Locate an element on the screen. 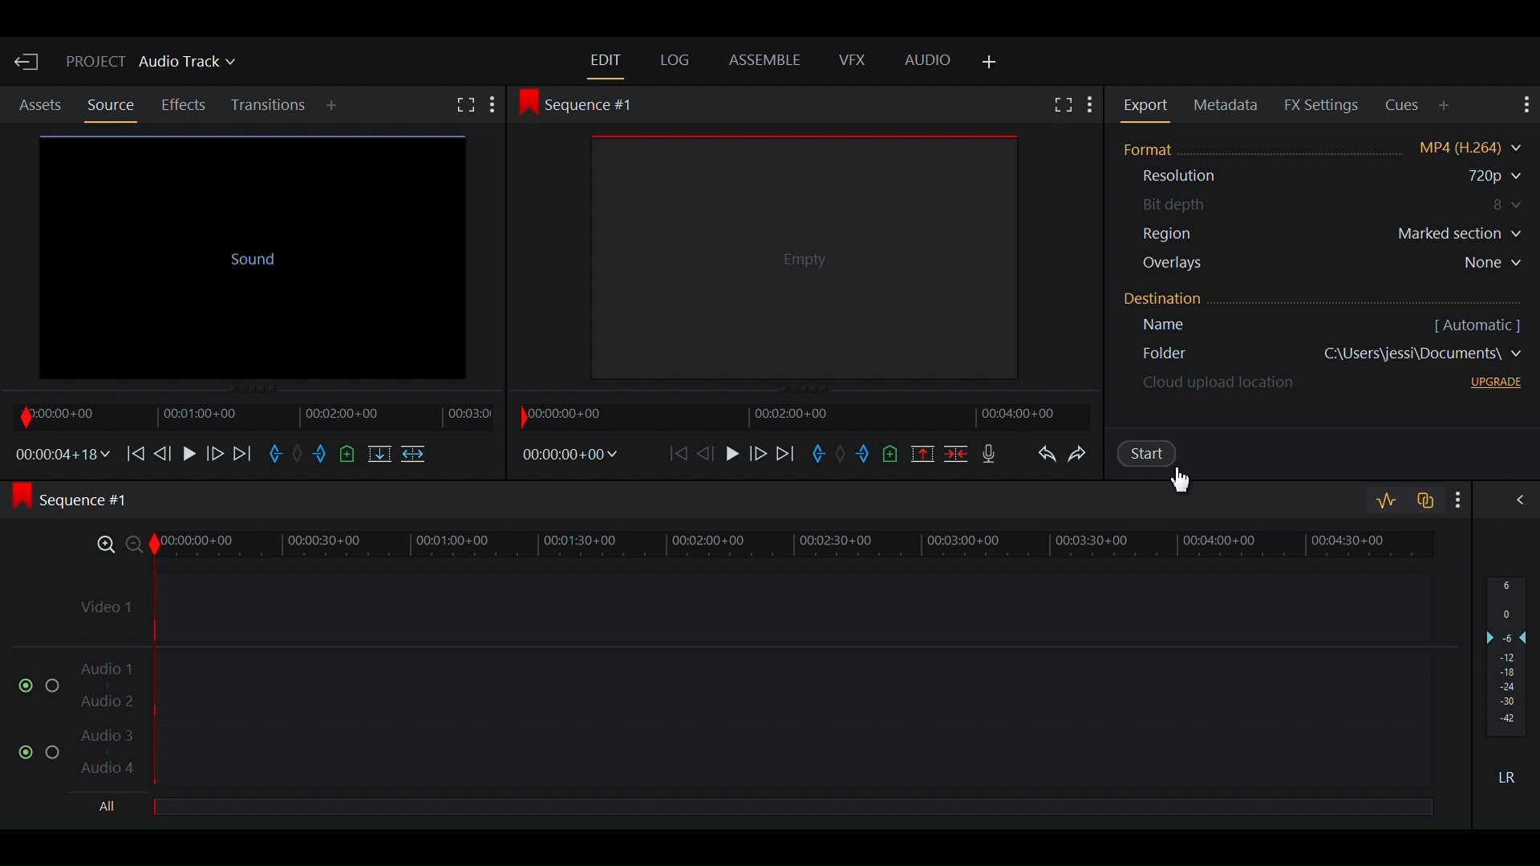  Mark in is located at coordinates (277, 455).